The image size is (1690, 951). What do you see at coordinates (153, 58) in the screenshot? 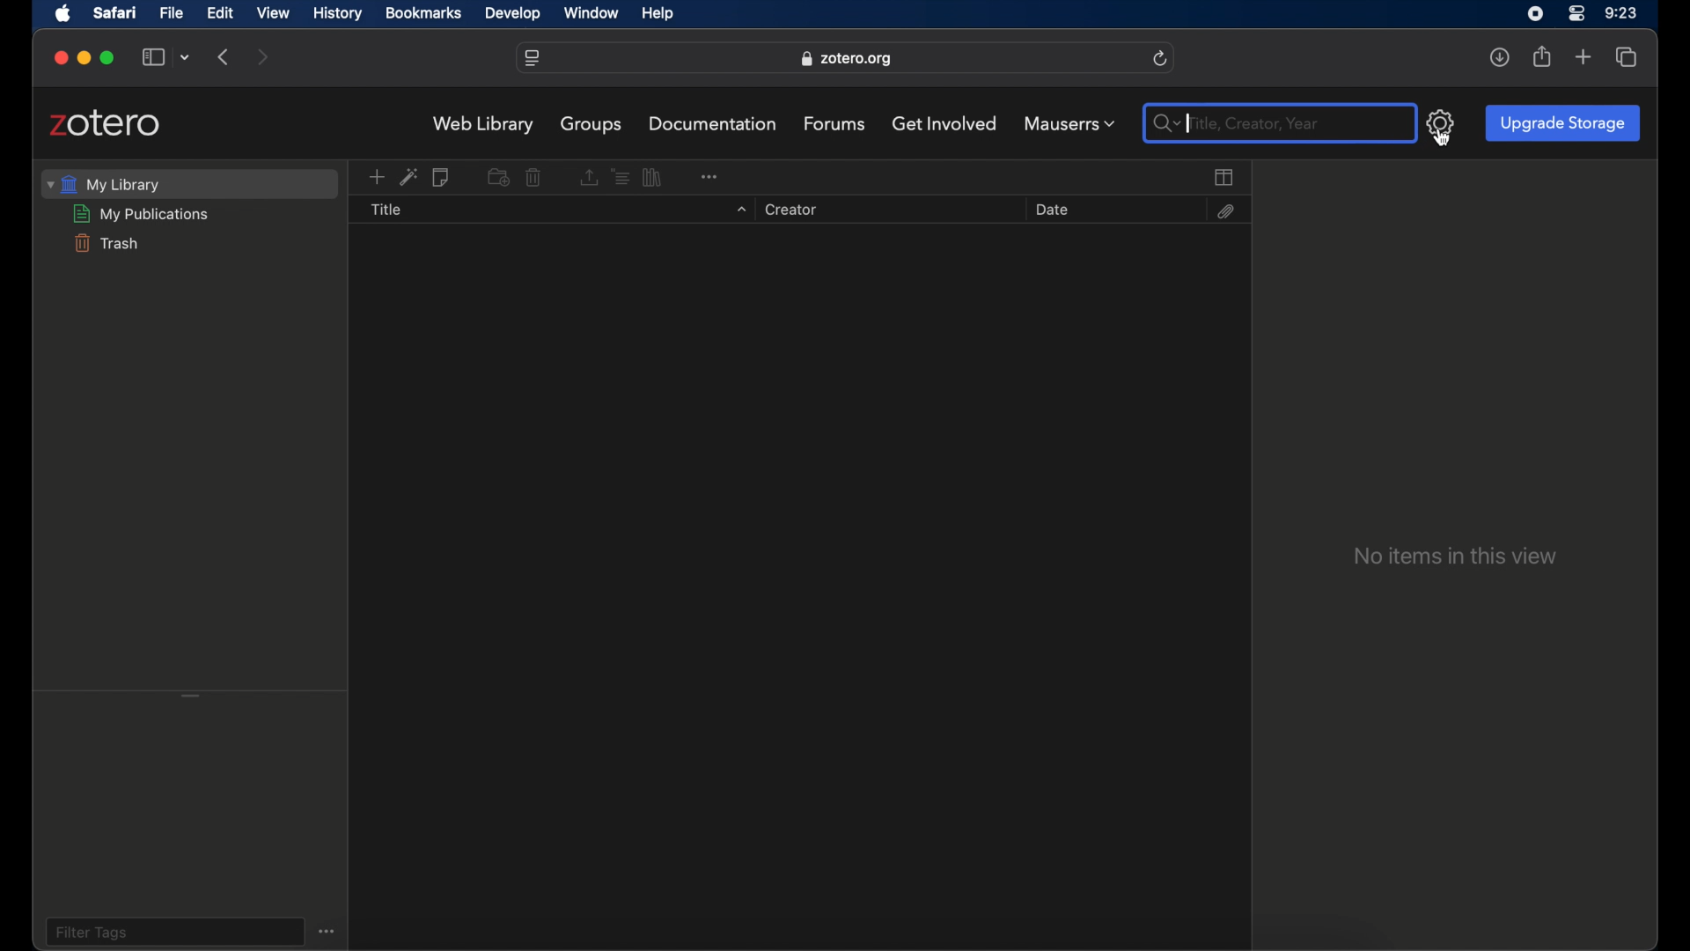
I see `show sidebar` at bounding box center [153, 58].